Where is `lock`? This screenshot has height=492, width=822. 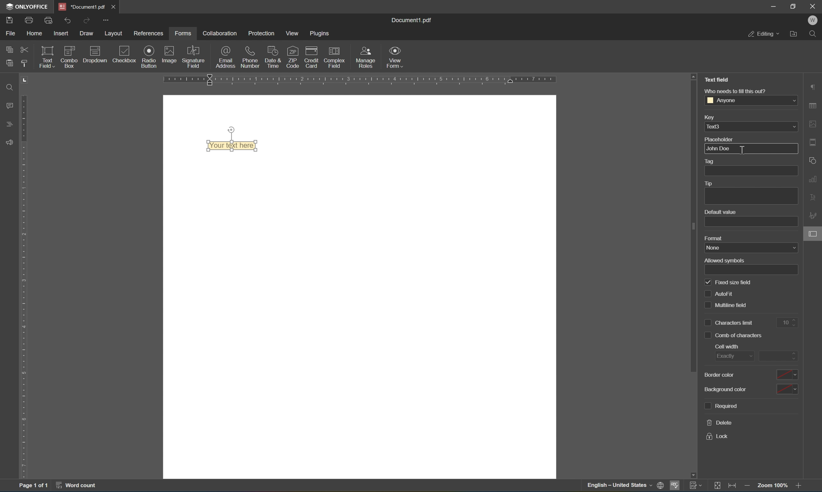
lock is located at coordinates (718, 438).